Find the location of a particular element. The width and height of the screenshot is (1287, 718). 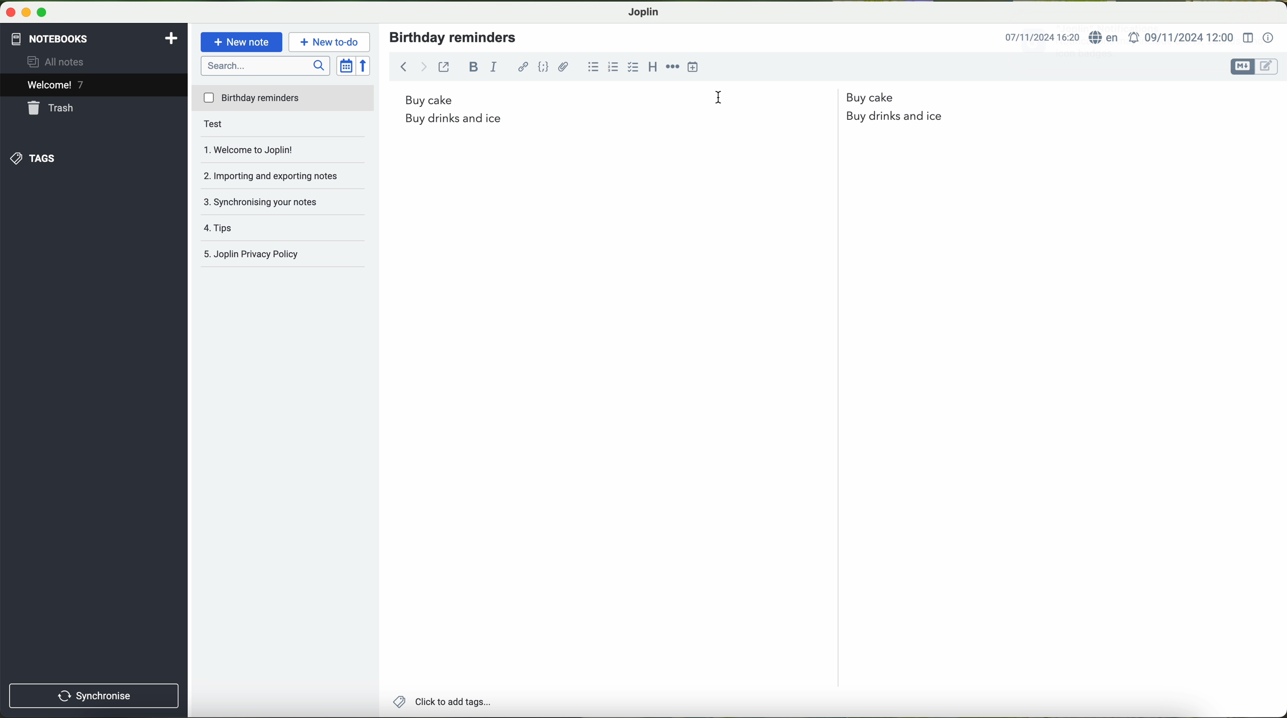

date and time is located at coordinates (1033, 37).